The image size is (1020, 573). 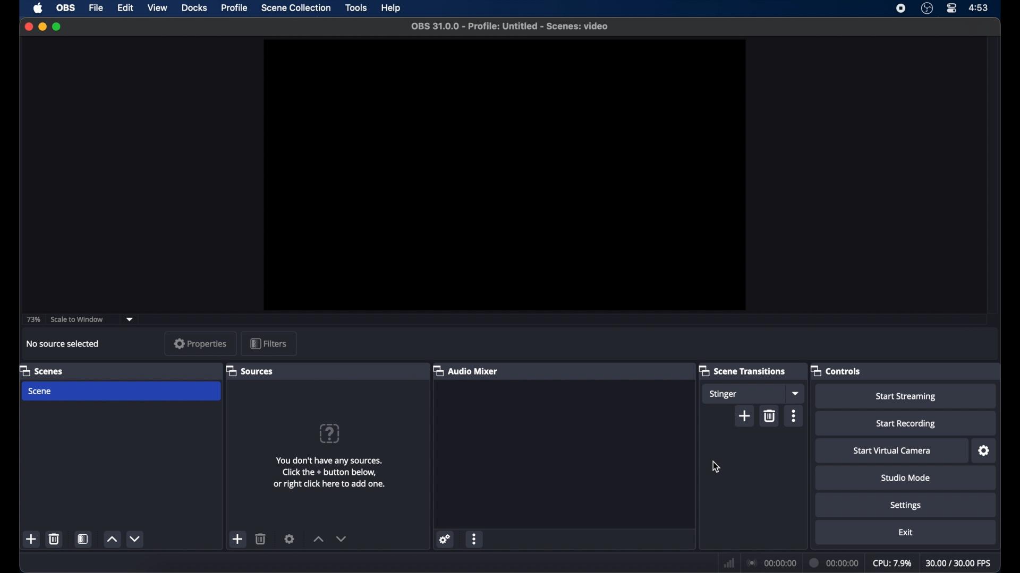 I want to click on add, so click(x=32, y=540).